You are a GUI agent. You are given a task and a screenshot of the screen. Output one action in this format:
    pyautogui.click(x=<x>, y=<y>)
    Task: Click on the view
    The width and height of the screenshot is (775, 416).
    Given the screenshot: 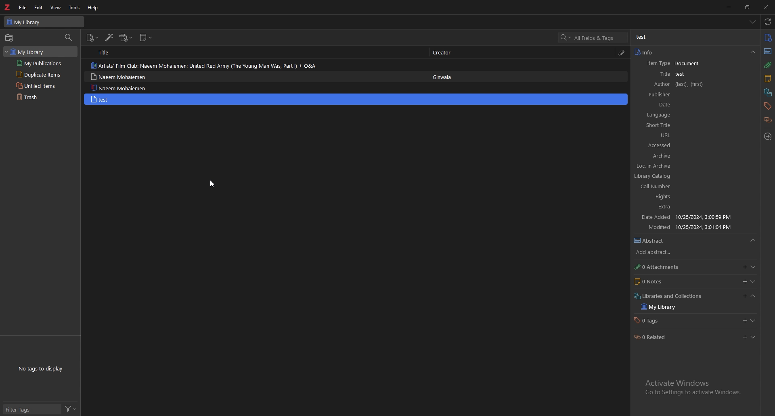 What is the action you would take?
    pyautogui.click(x=56, y=7)
    